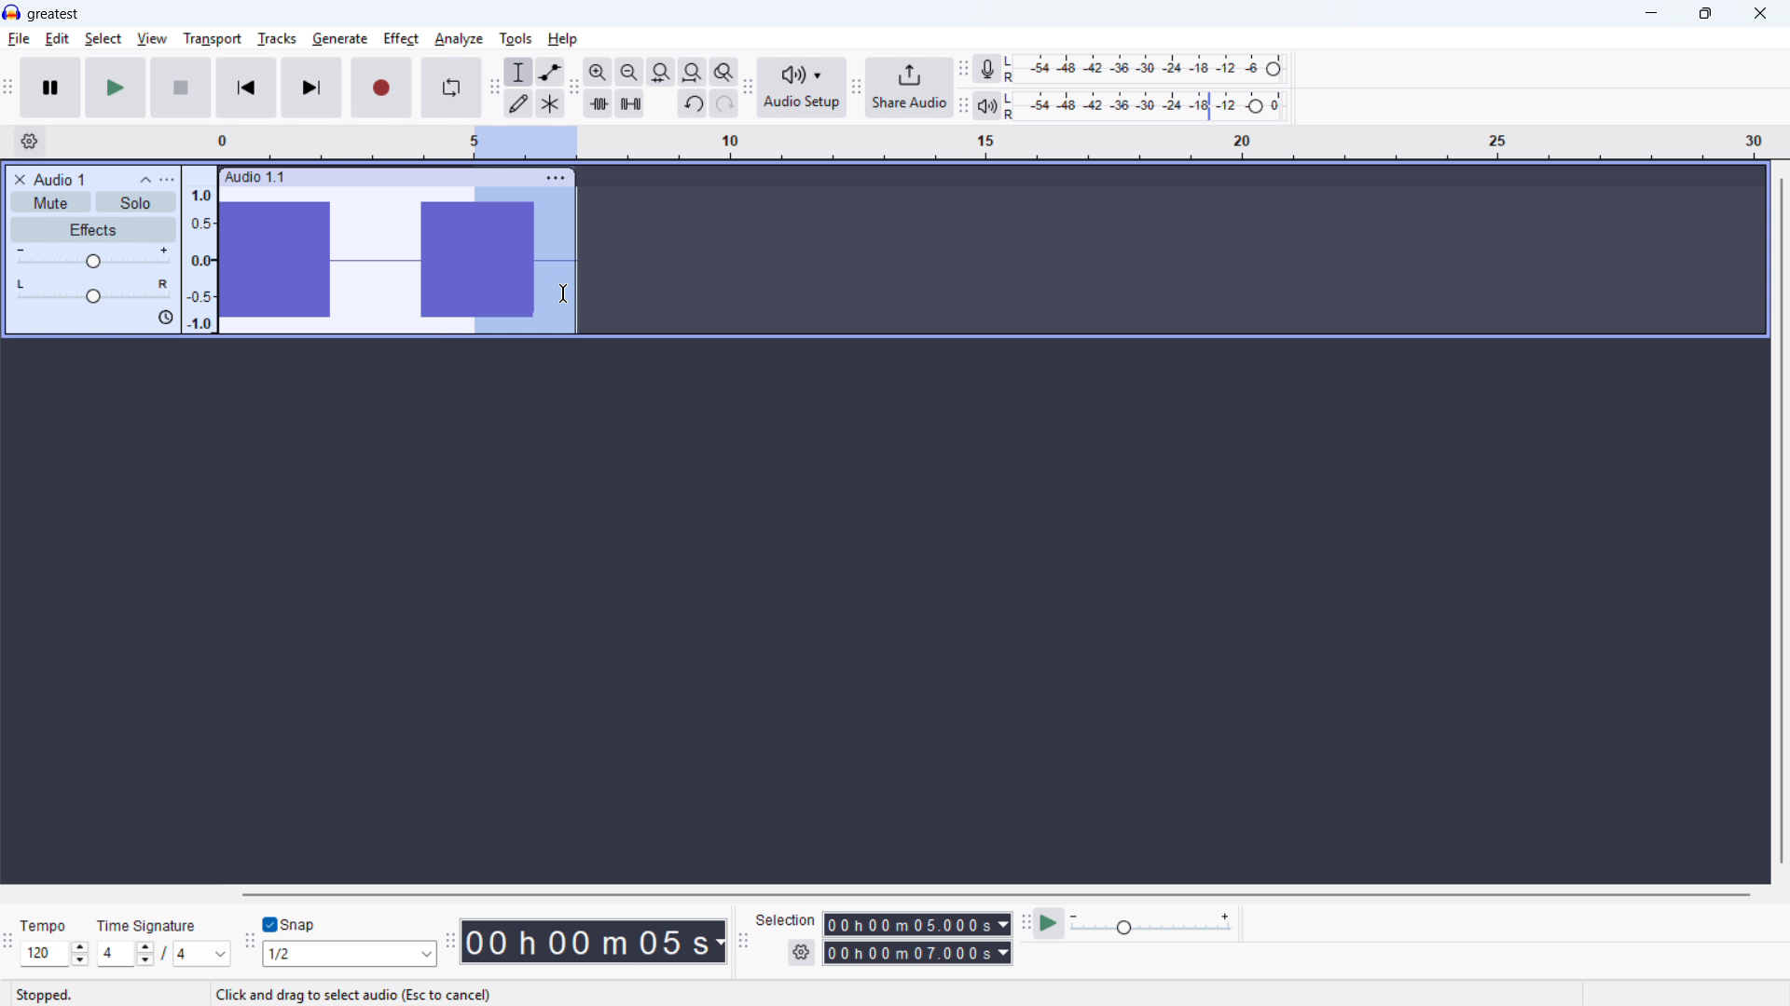  Describe the element at coordinates (918, 924) in the screenshot. I see `Selection start time ` at that location.